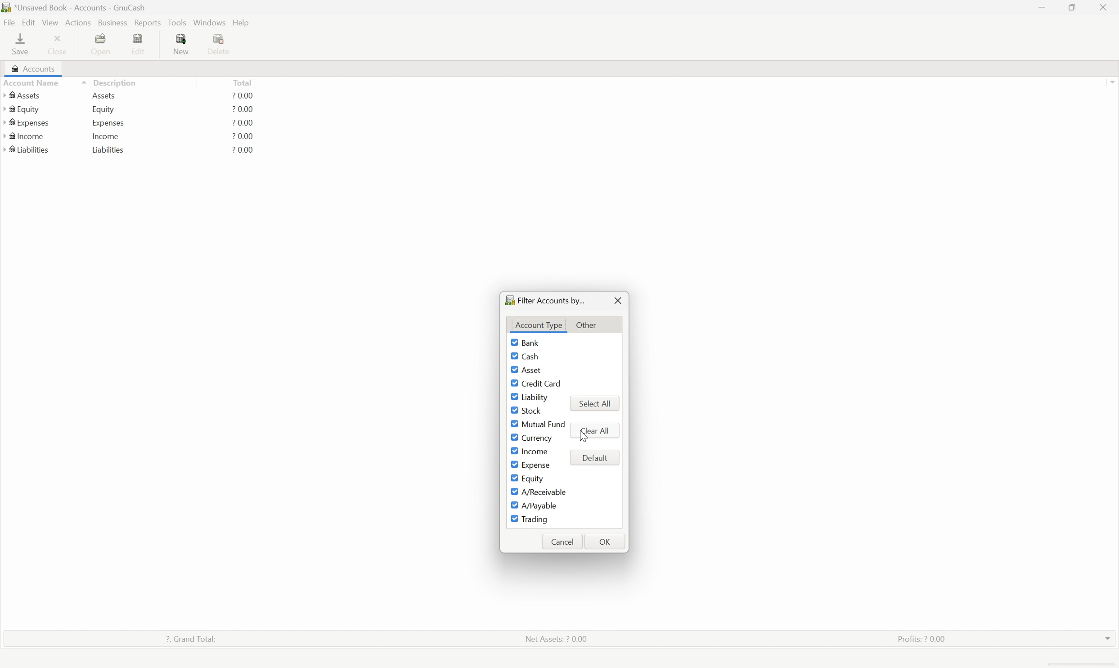 The height and width of the screenshot is (668, 1119). Describe the element at coordinates (511, 505) in the screenshot. I see `Checkbox` at that location.